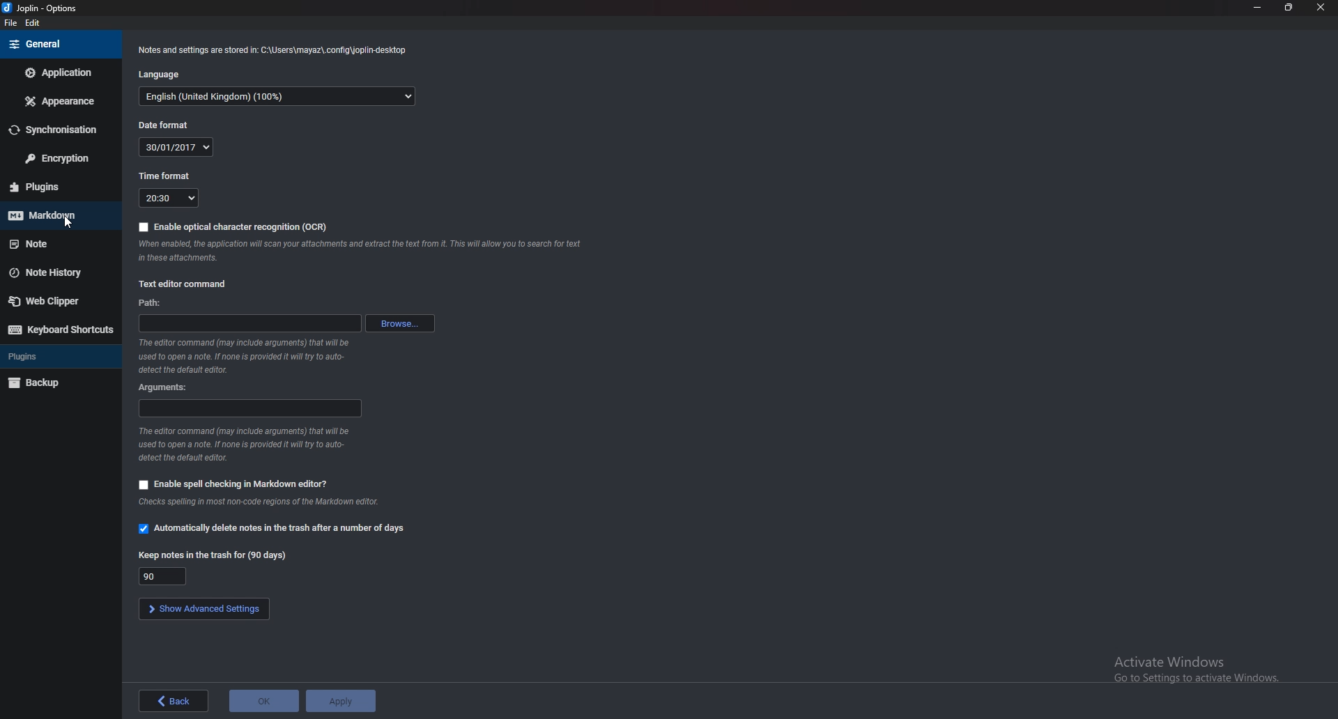  What do you see at coordinates (33, 22) in the screenshot?
I see `edit` at bounding box center [33, 22].